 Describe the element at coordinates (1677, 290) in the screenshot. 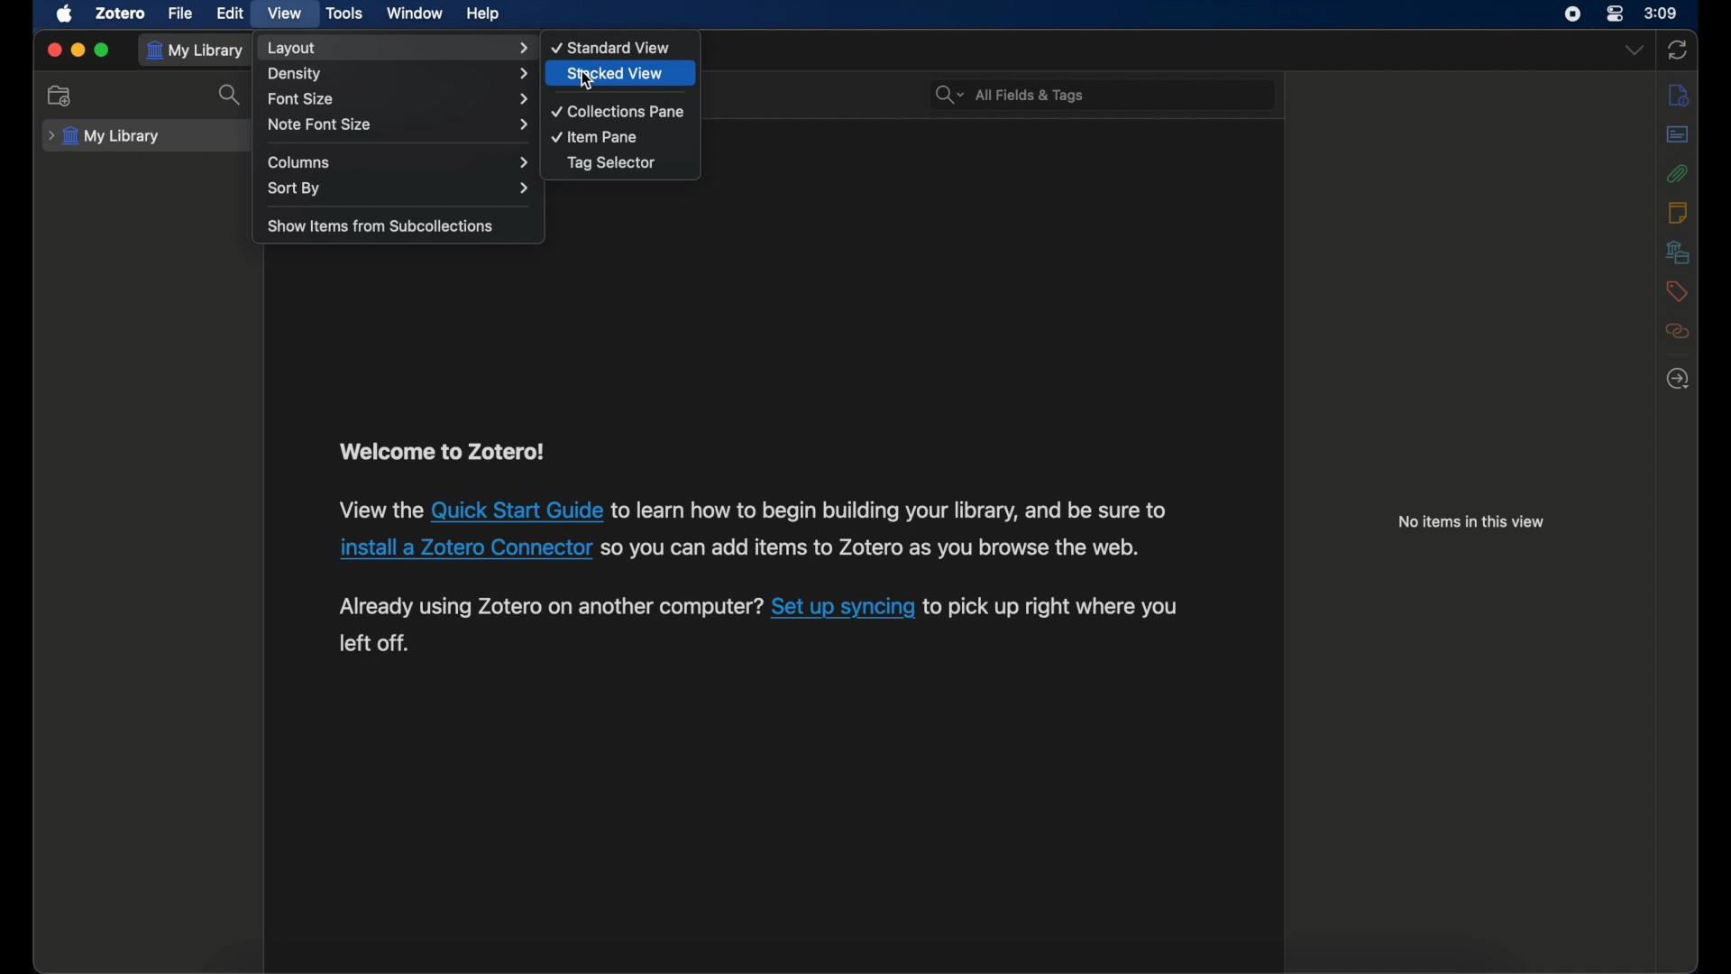

I see `tags` at that location.